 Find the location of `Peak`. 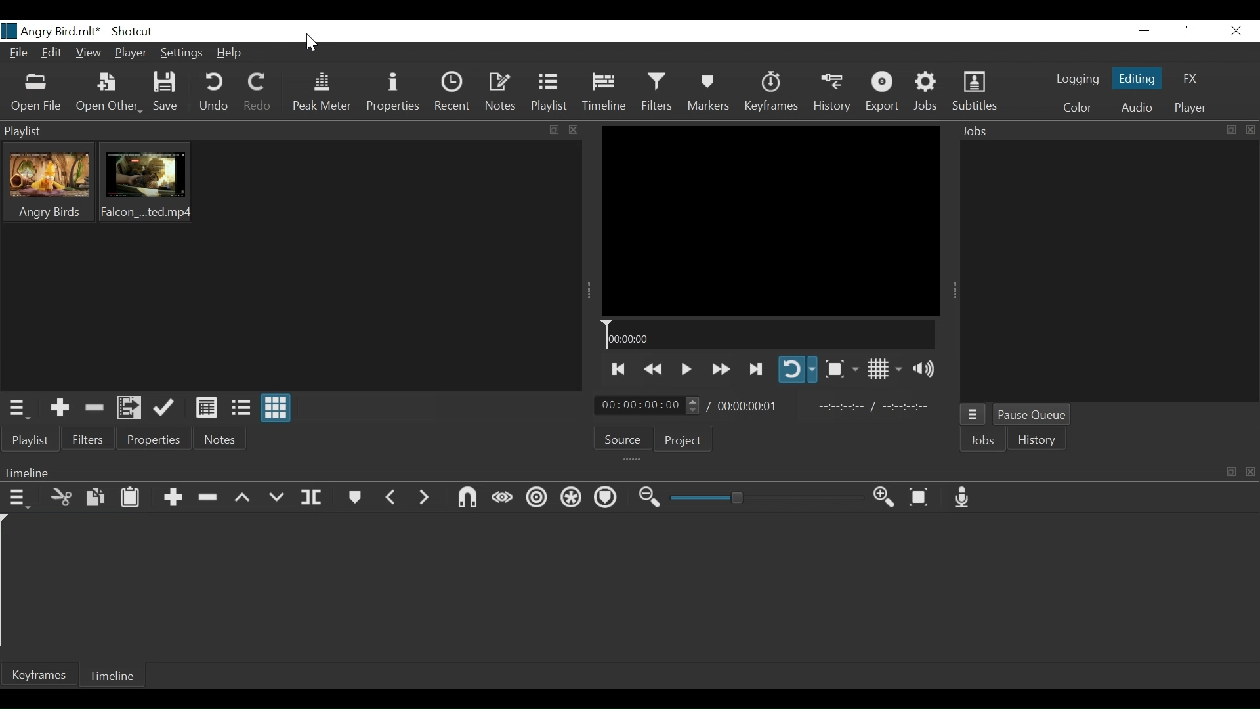

Peak is located at coordinates (323, 92).